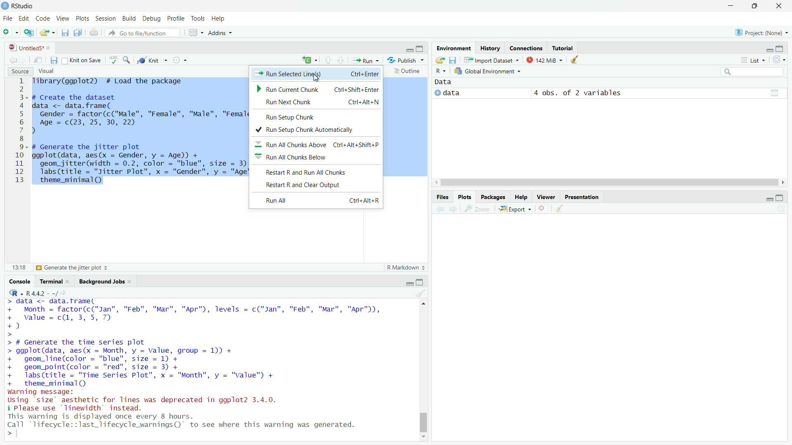 The width and height of the screenshot is (792, 445). Describe the element at coordinates (313, 157) in the screenshot. I see `Run All Chunks Below` at that location.